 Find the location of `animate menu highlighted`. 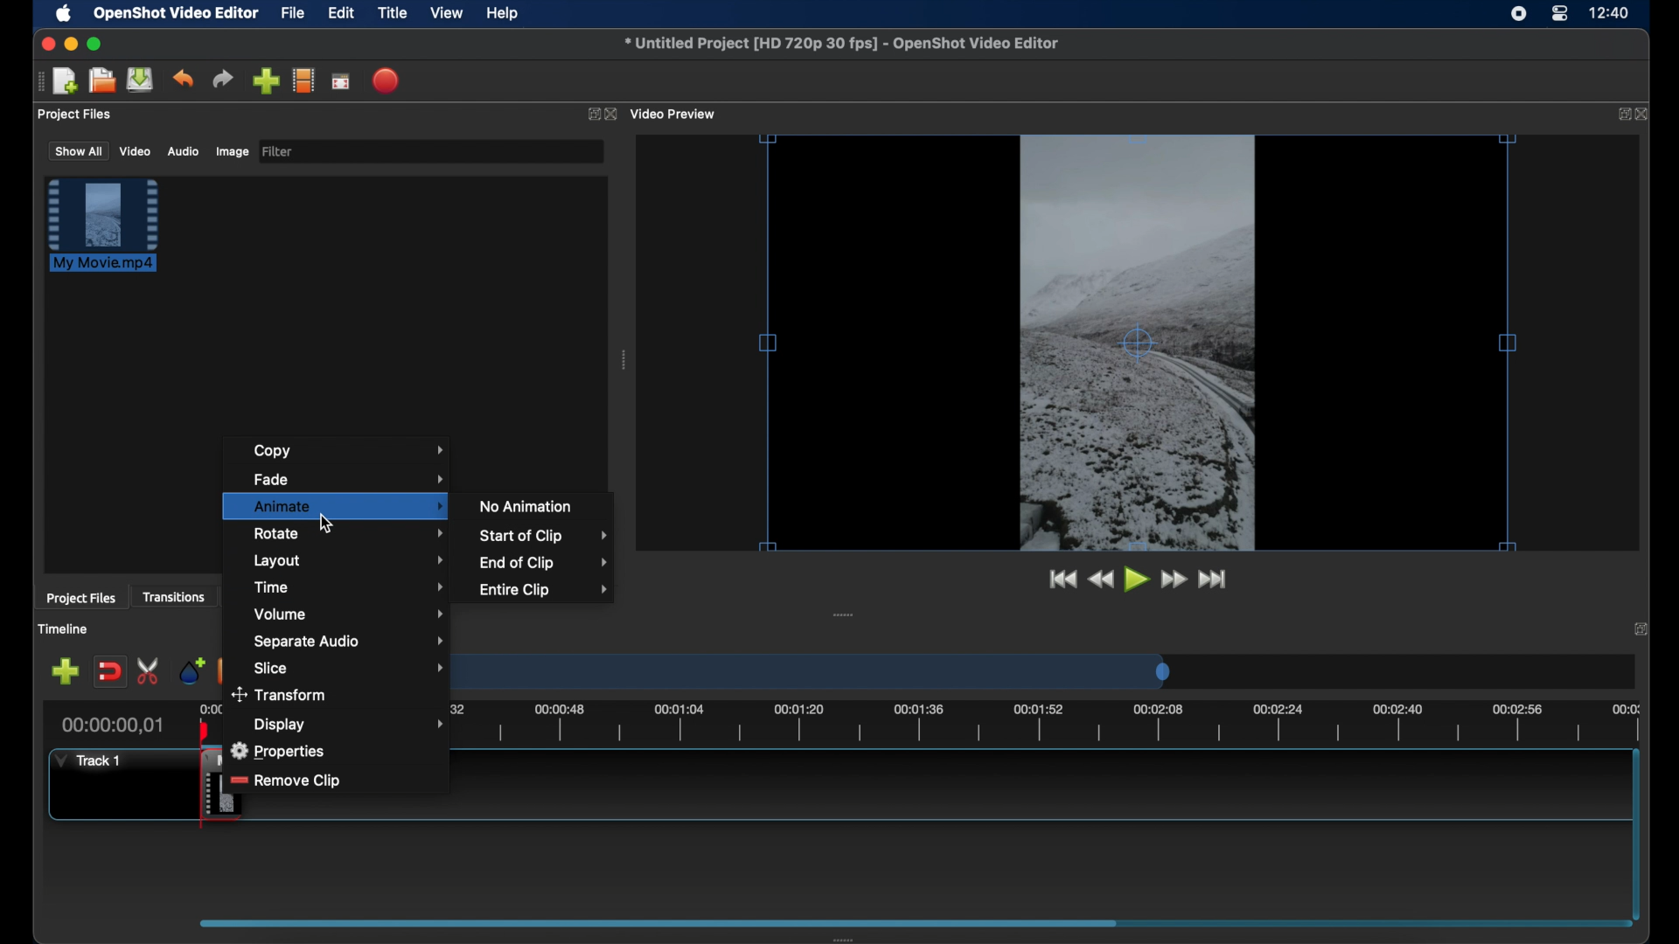

animate menu highlighted is located at coordinates (334, 505).